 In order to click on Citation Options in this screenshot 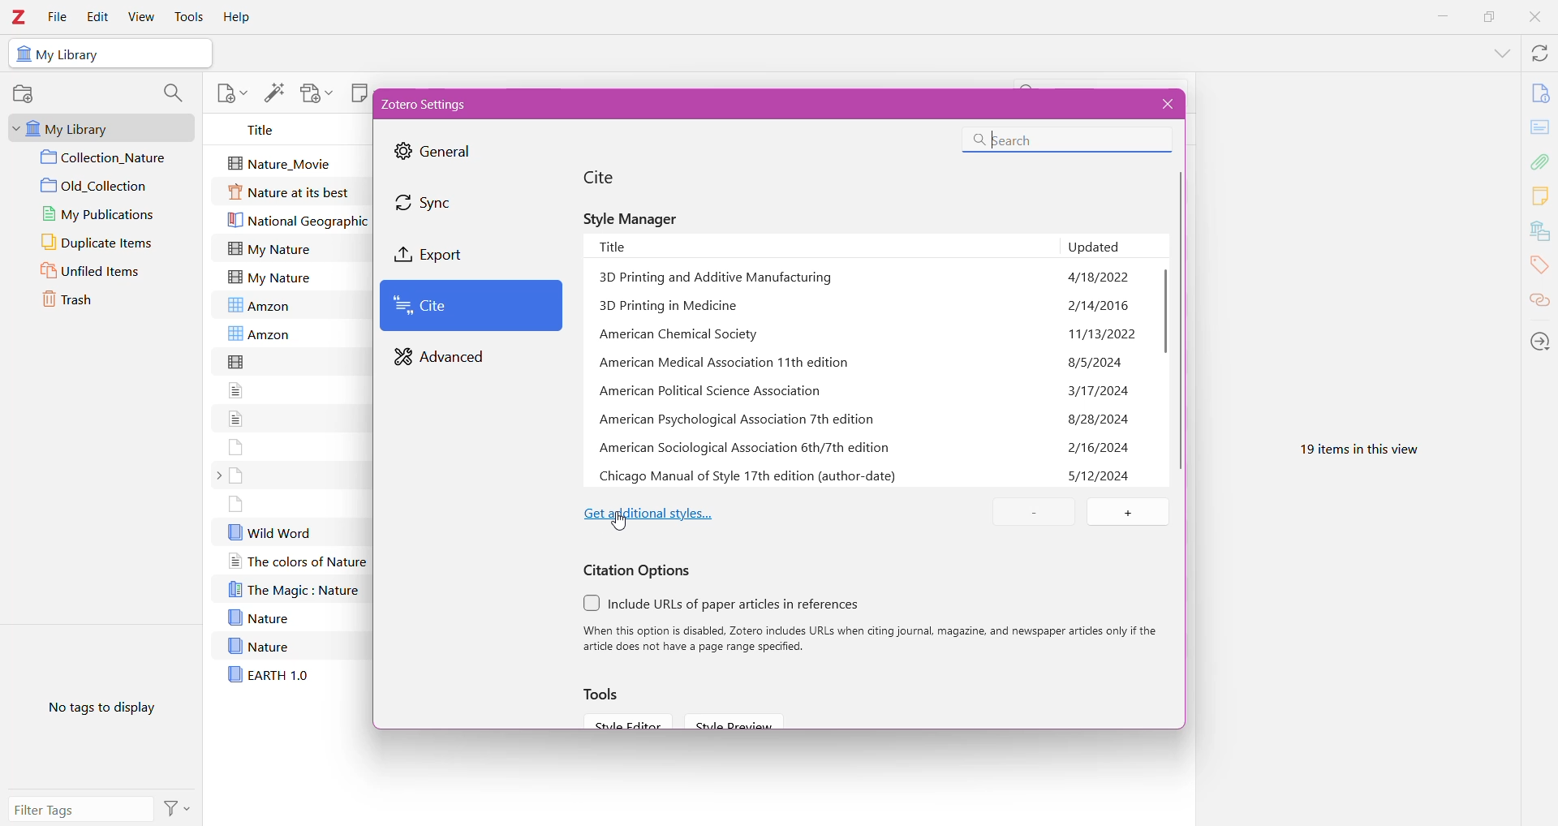, I will do `click(639, 570)`.